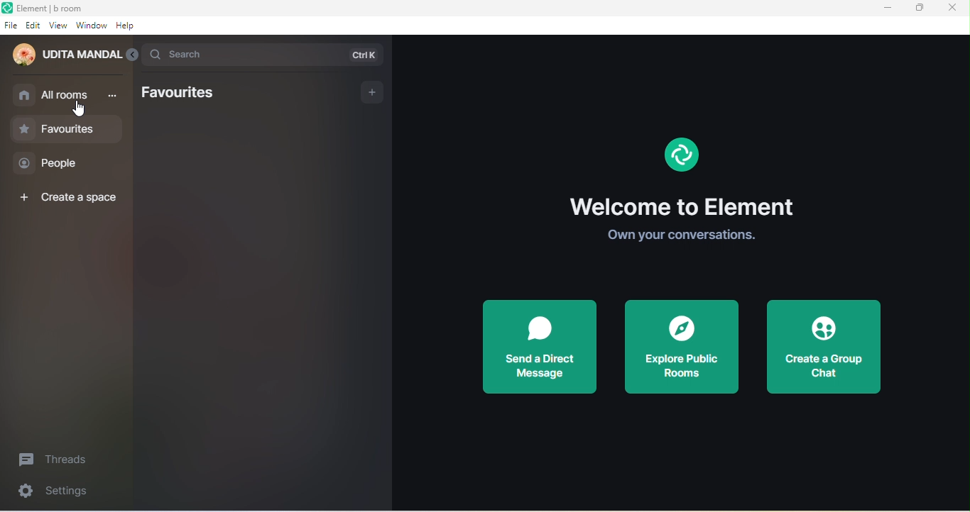 This screenshot has height=512, width=970. What do you see at coordinates (67, 95) in the screenshot?
I see `all rooms` at bounding box center [67, 95].